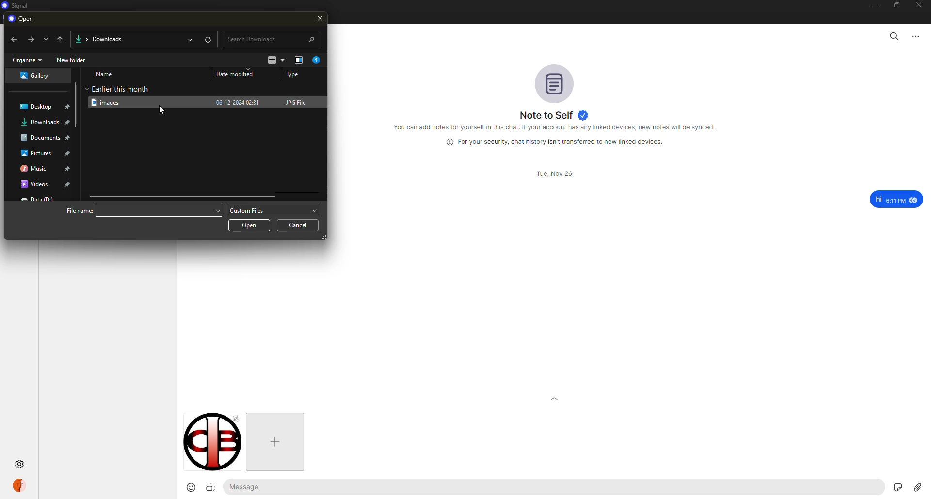  I want to click on date, so click(238, 101).